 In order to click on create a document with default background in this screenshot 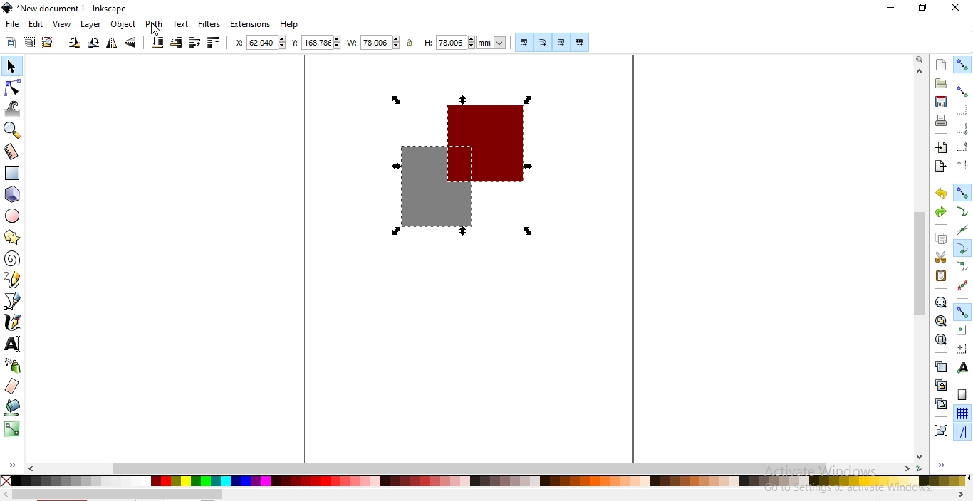, I will do `click(941, 65)`.